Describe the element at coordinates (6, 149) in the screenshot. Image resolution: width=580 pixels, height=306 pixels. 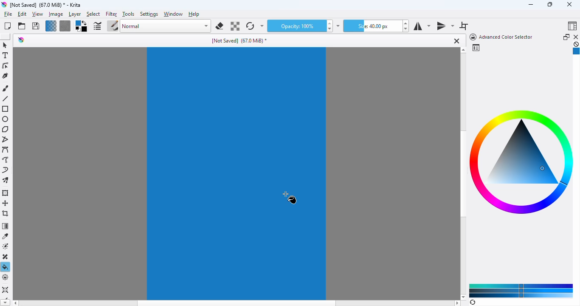
I see `bezier curve tool` at that location.